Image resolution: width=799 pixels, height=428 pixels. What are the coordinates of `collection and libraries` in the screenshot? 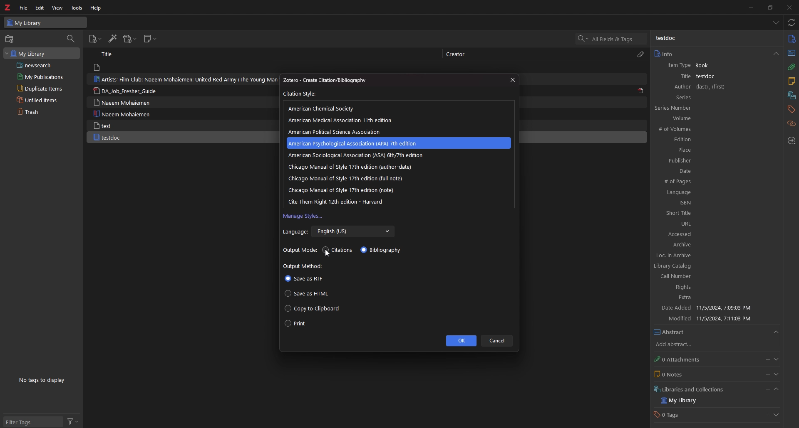 It's located at (791, 96).